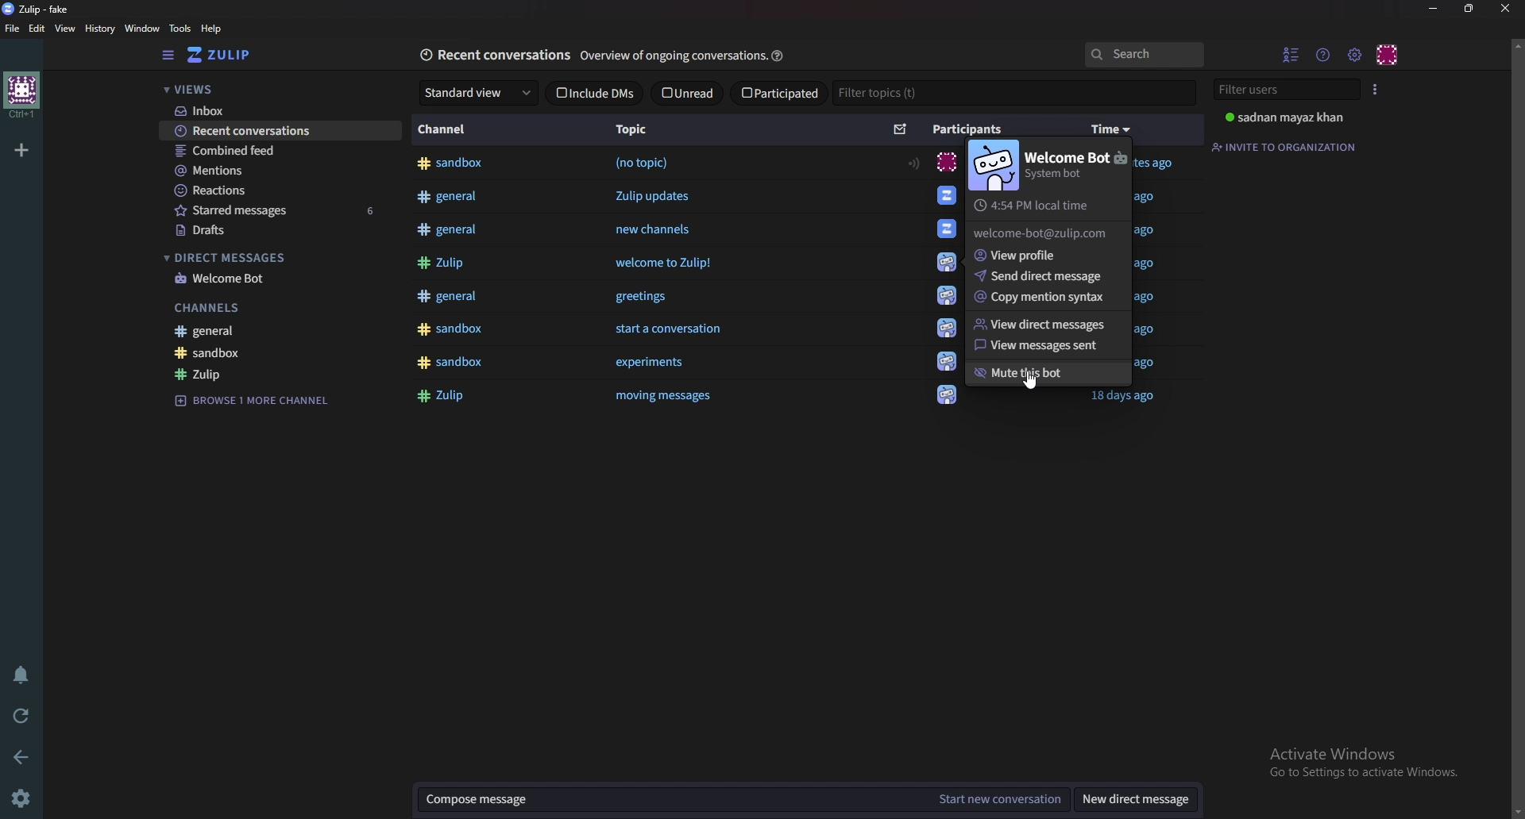 This screenshot has height=819, width=1525. Describe the element at coordinates (68, 29) in the screenshot. I see `view` at that location.